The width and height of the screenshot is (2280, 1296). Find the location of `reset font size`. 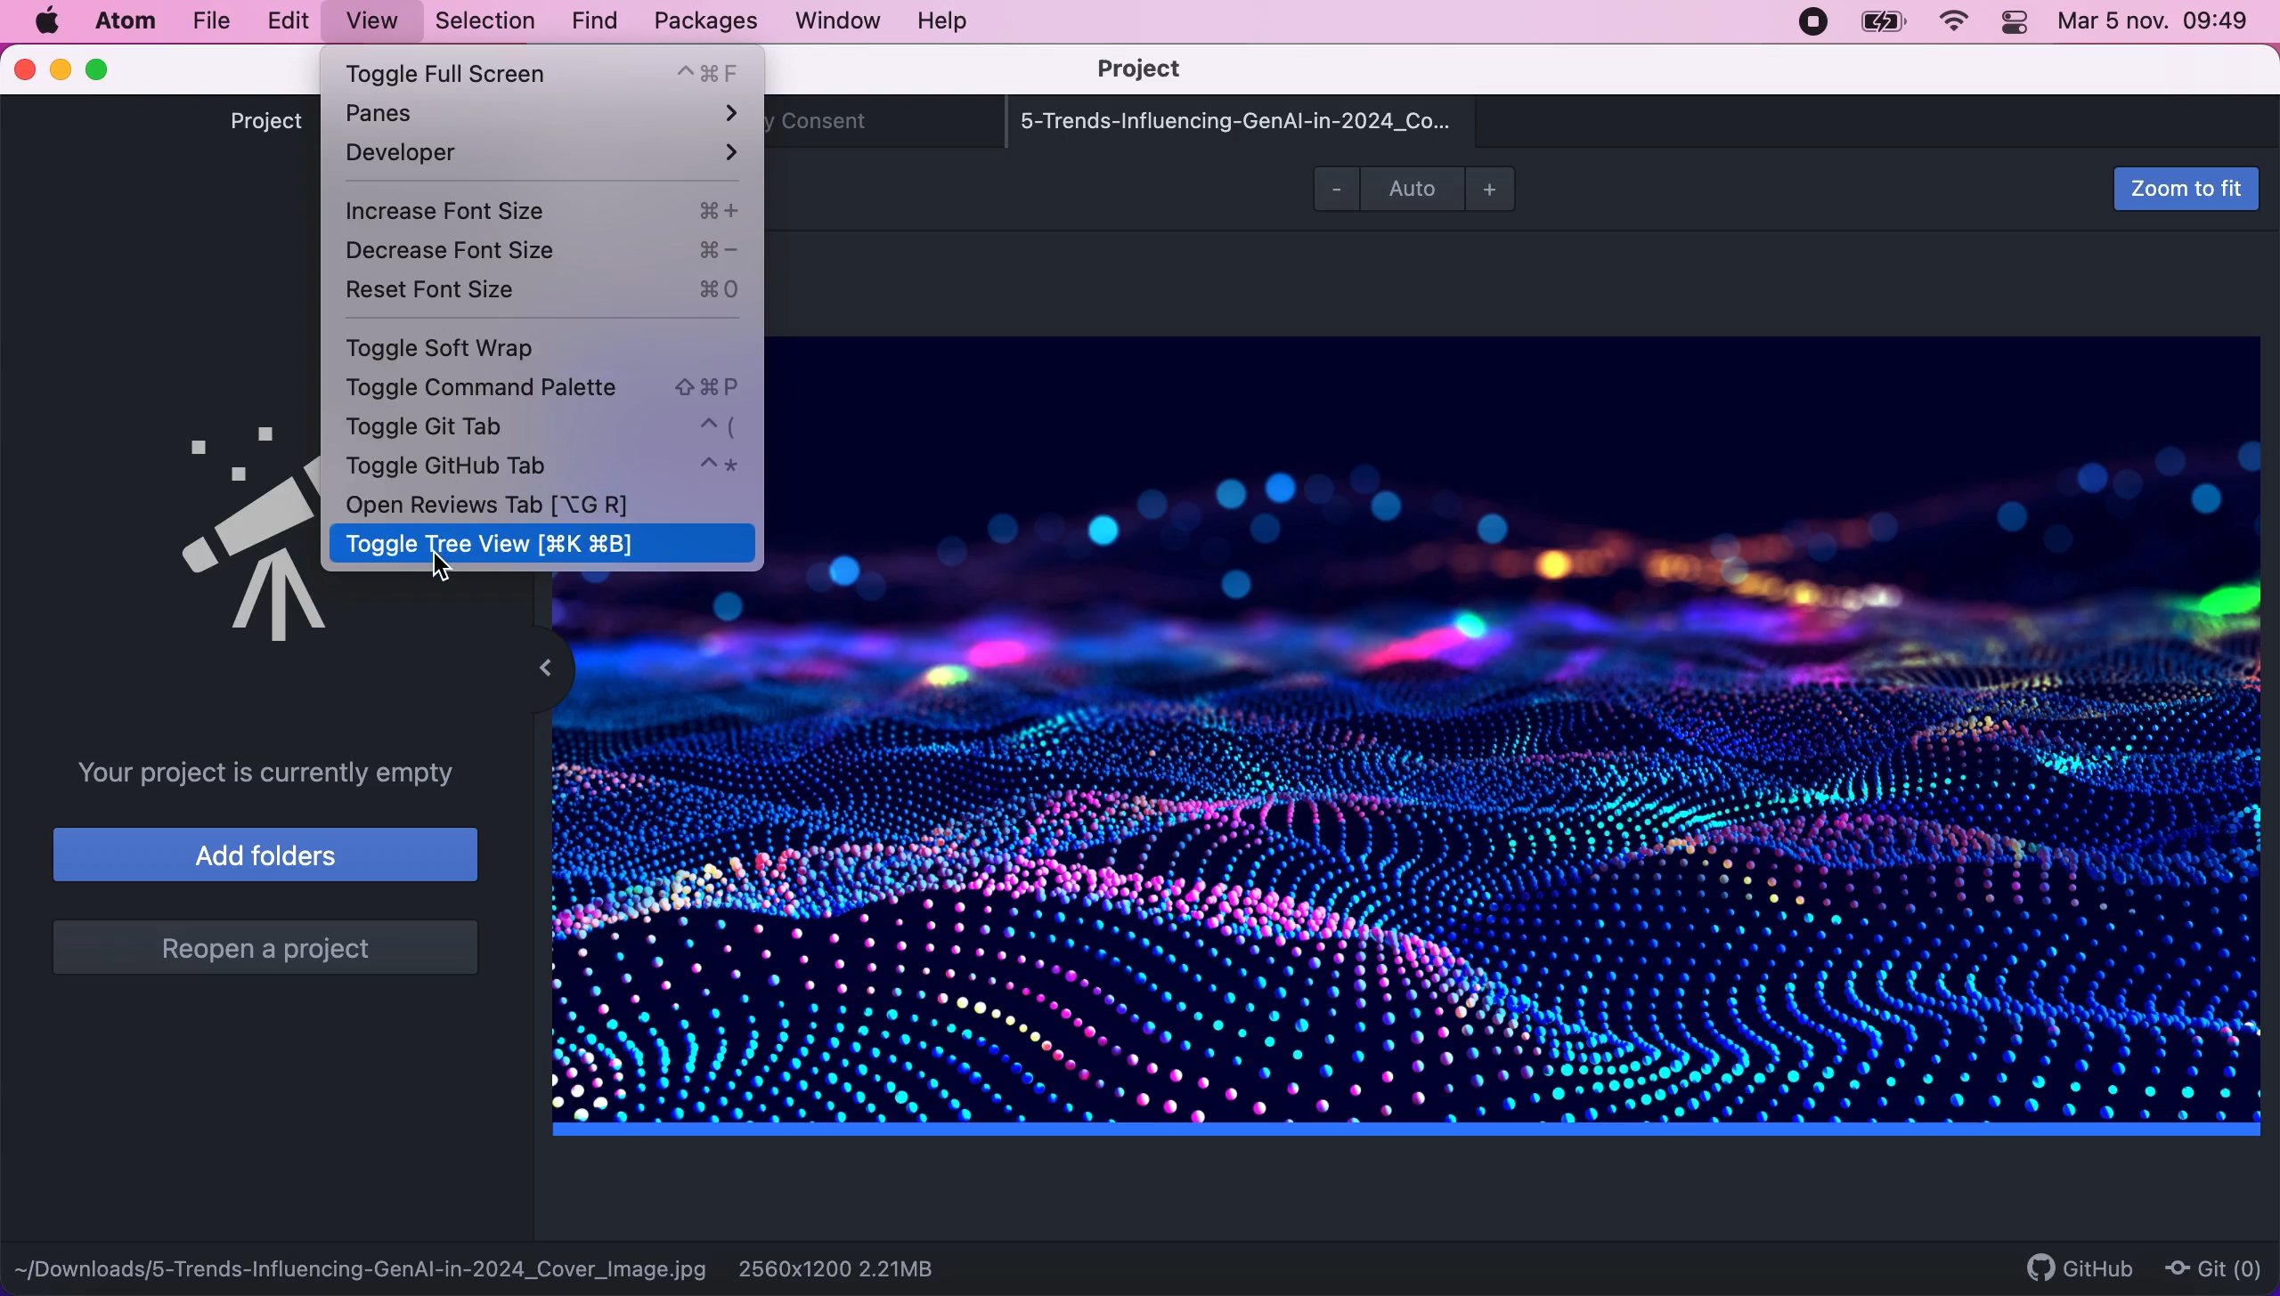

reset font size is located at coordinates (535, 295).